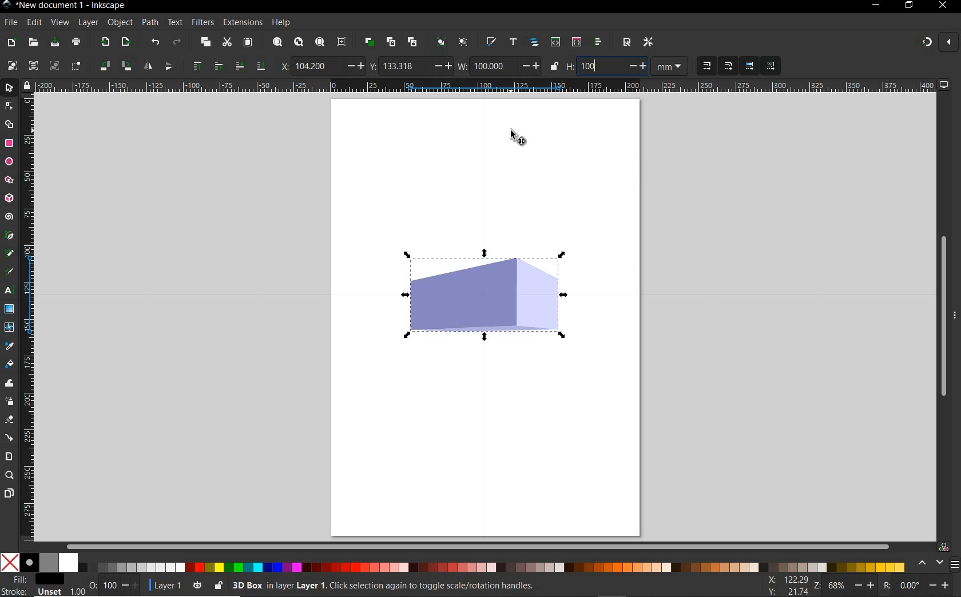 This screenshot has height=597, width=961. I want to click on x, so click(281, 65).